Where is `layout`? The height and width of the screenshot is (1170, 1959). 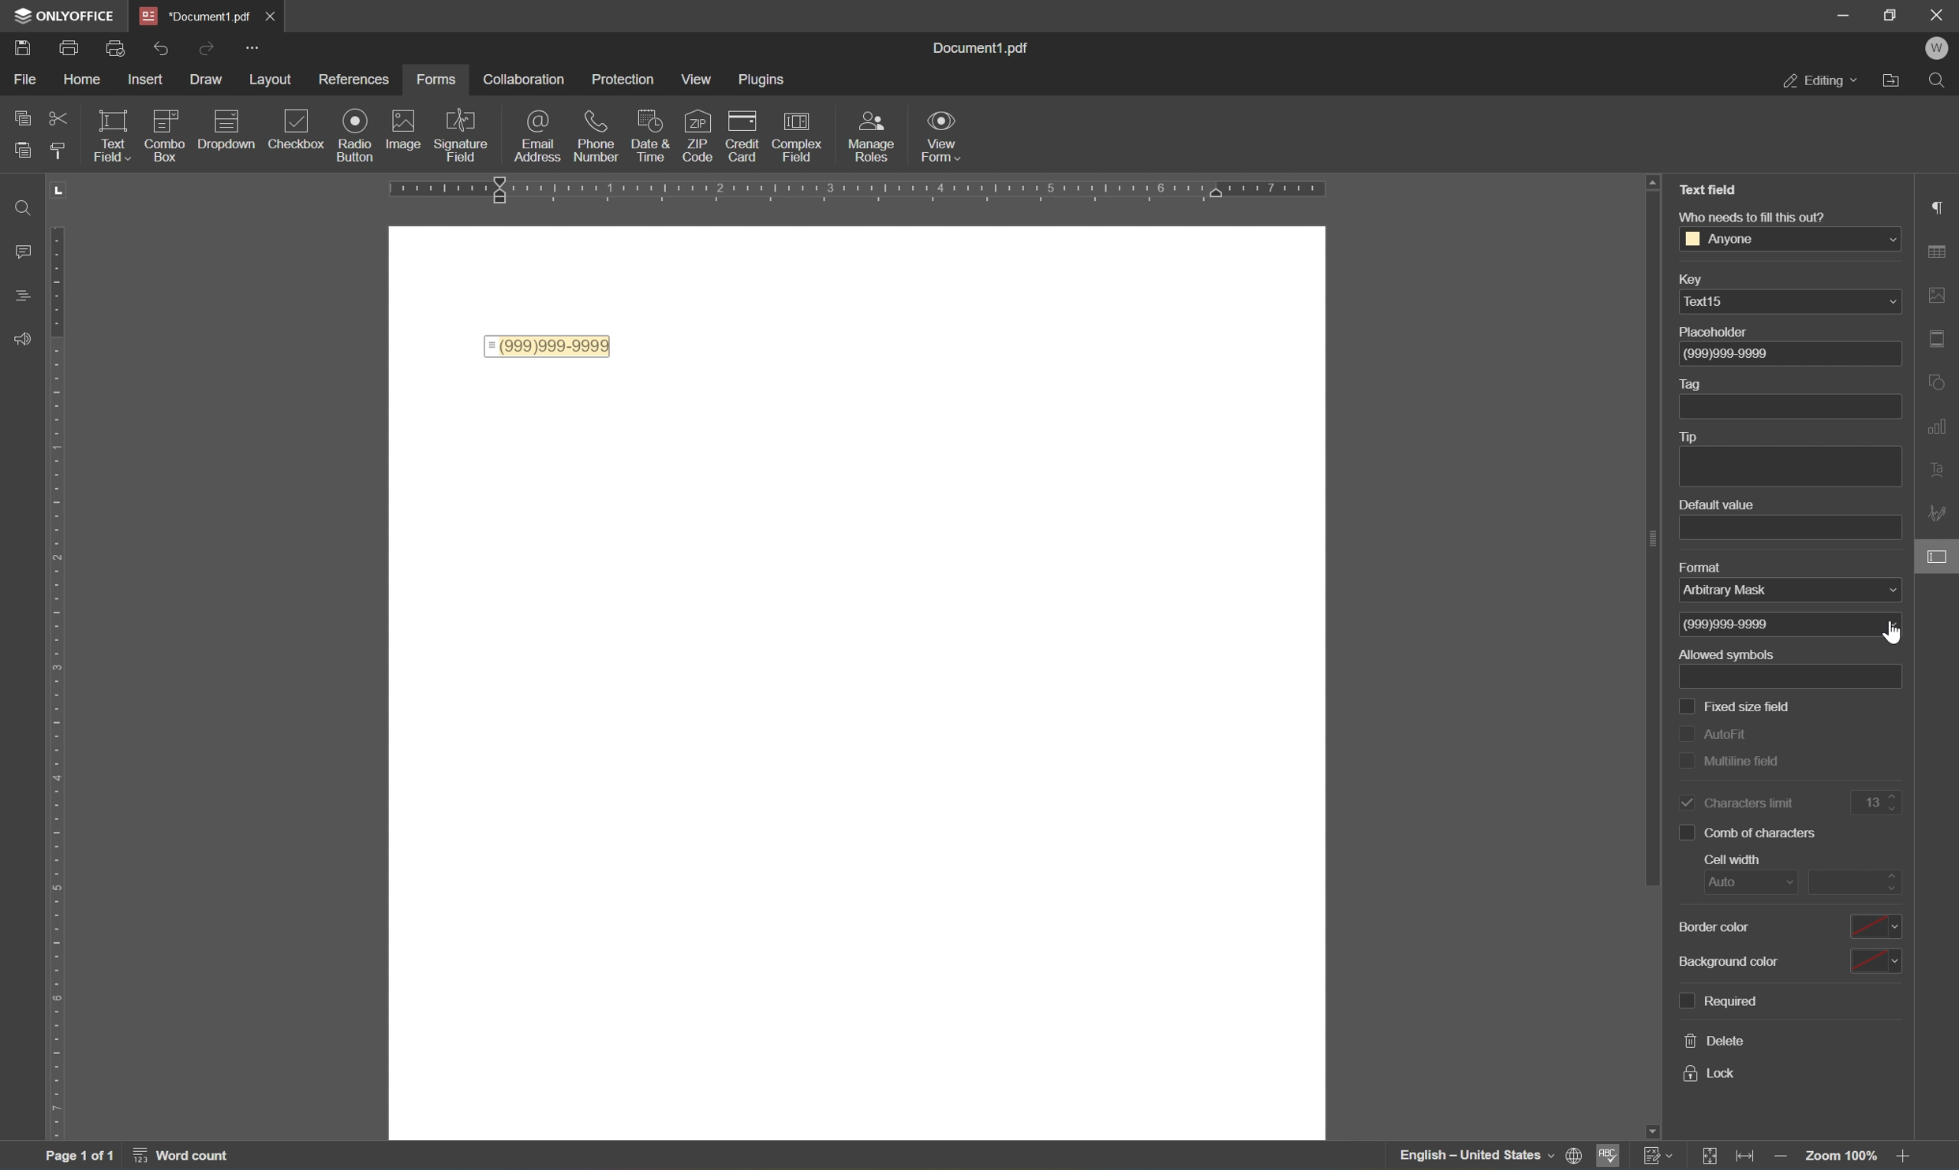
layout is located at coordinates (273, 80).